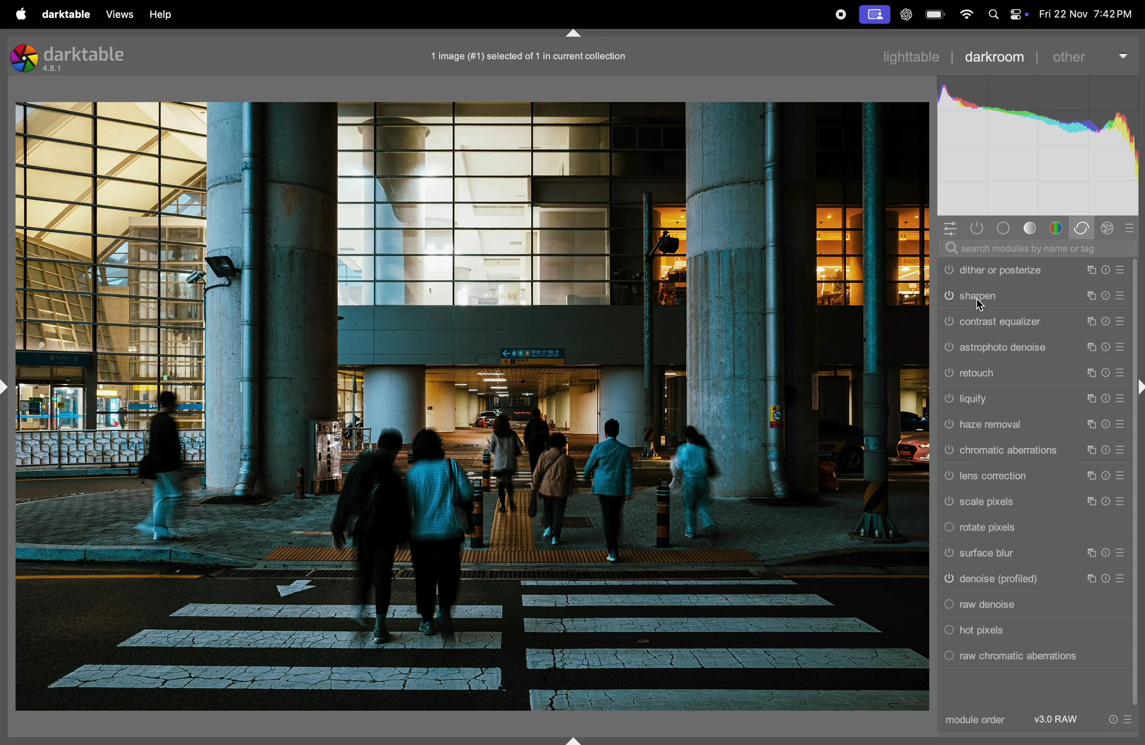 The image size is (1145, 745). What do you see at coordinates (978, 719) in the screenshot?
I see `module order` at bounding box center [978, 719].